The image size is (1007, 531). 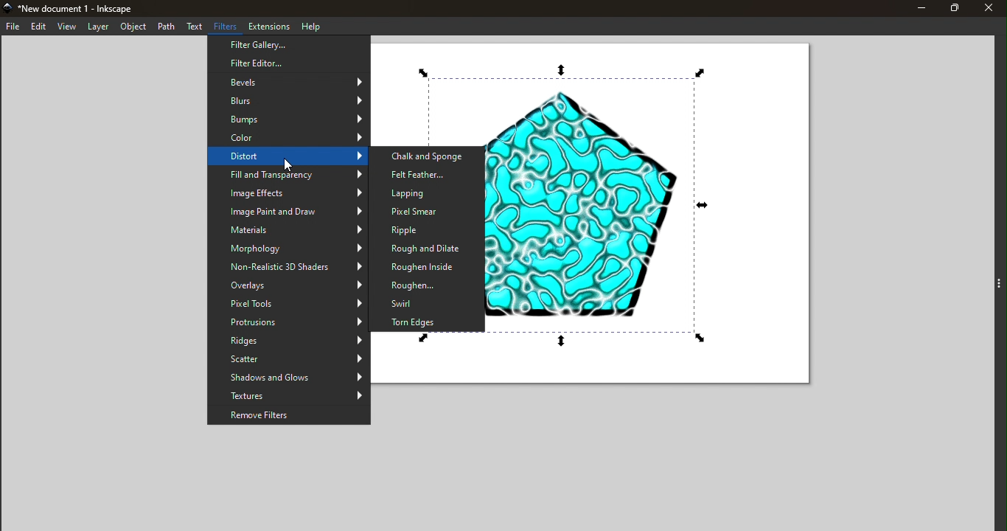 I want to click on Distort, so click(x=287, y=157).